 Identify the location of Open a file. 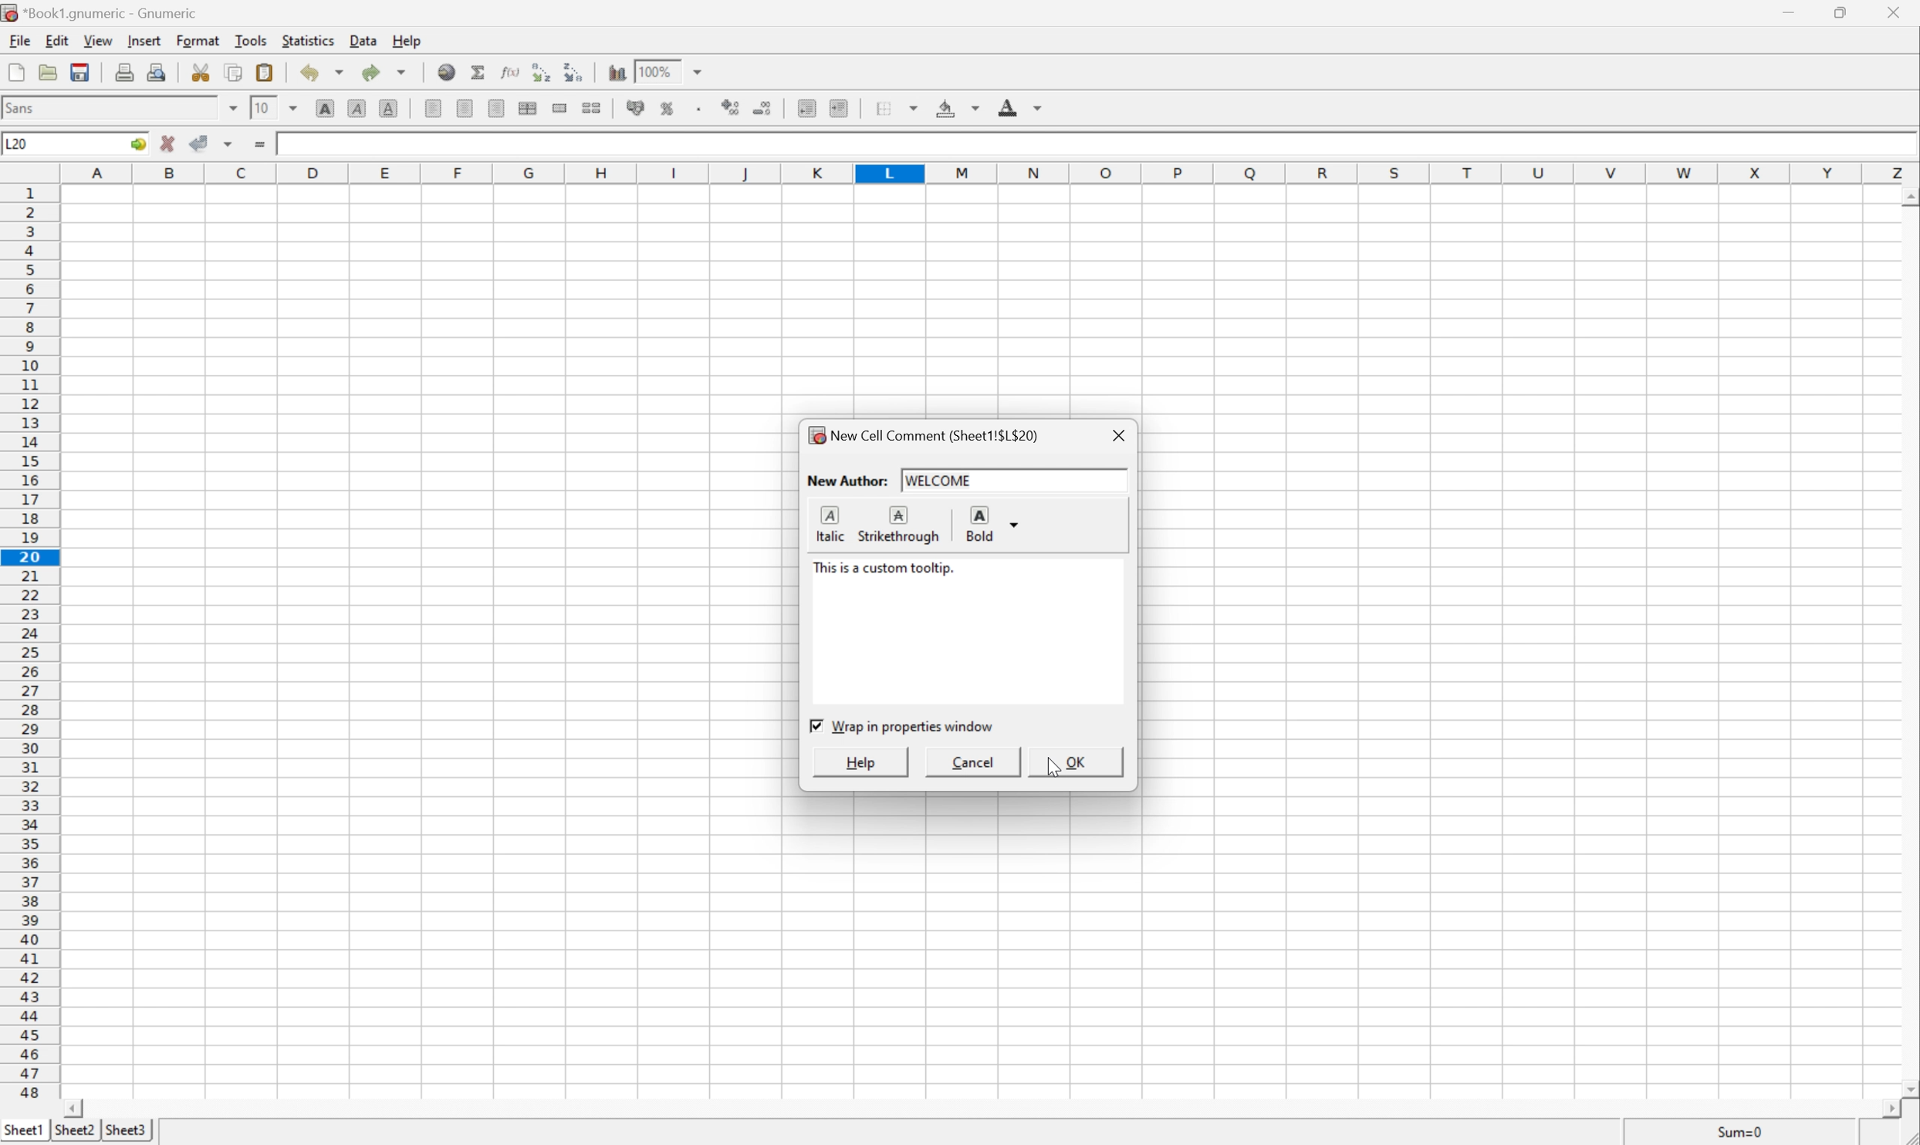
(48, 72).